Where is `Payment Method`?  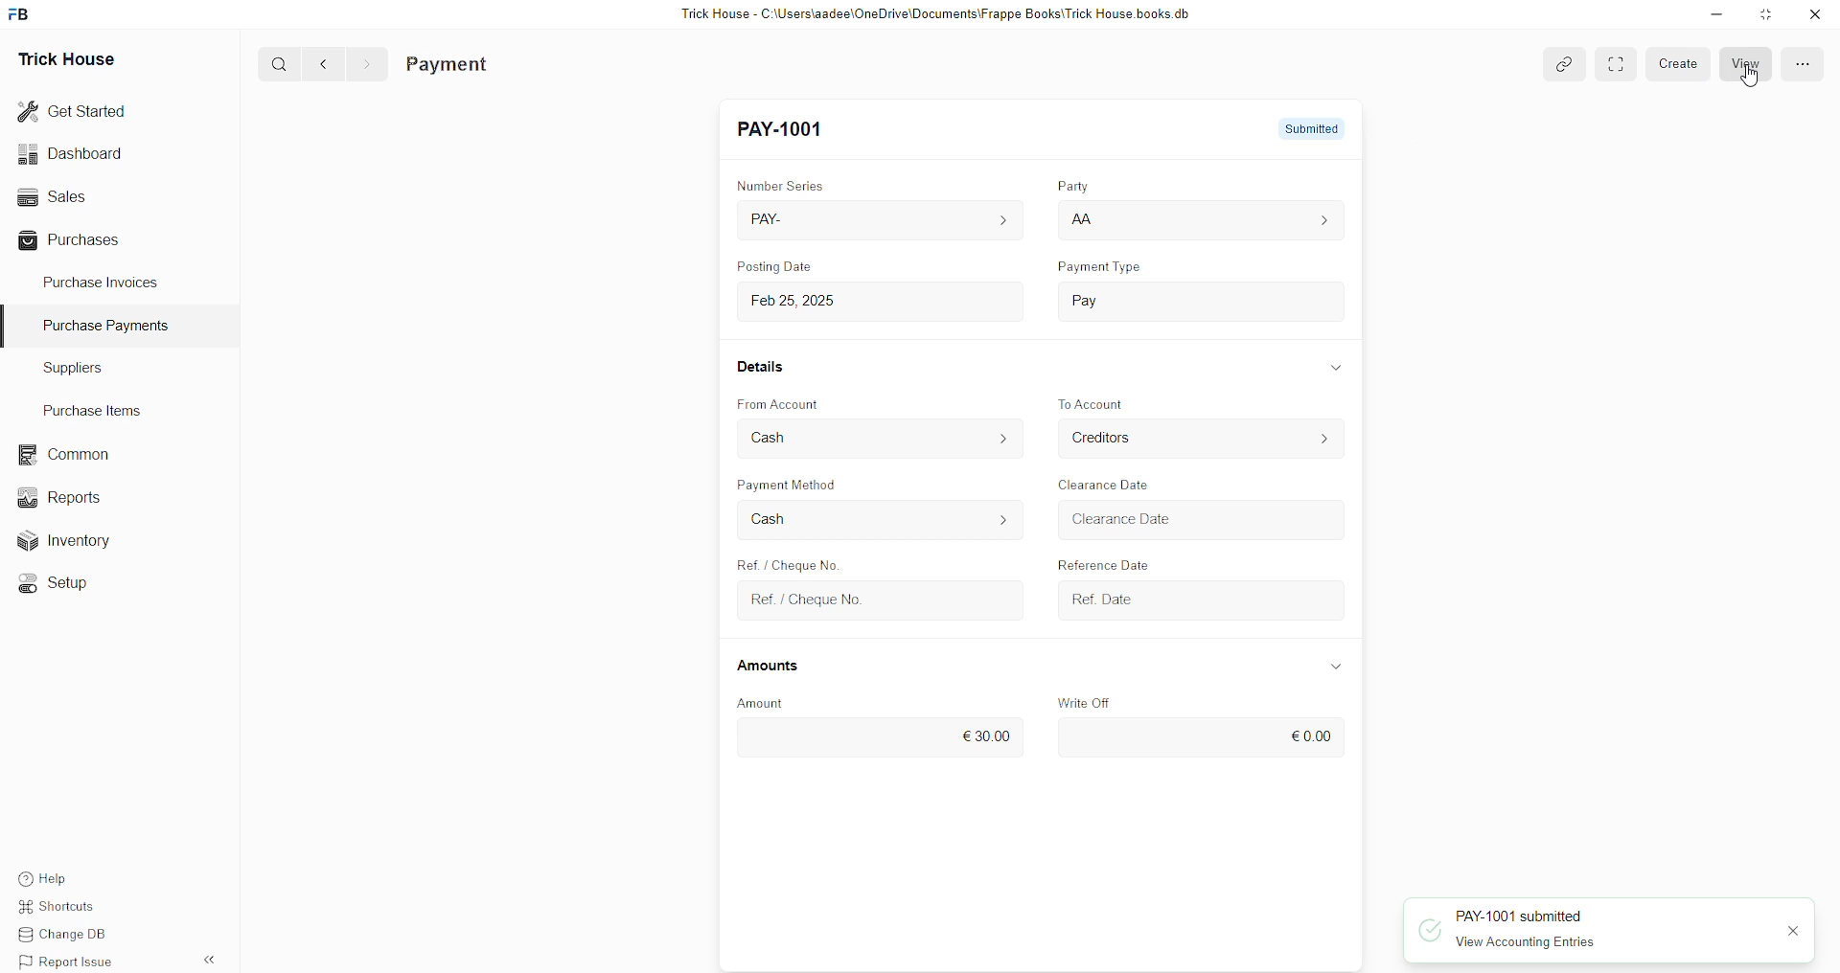 Payment Method is located at coordinates (831, 487).